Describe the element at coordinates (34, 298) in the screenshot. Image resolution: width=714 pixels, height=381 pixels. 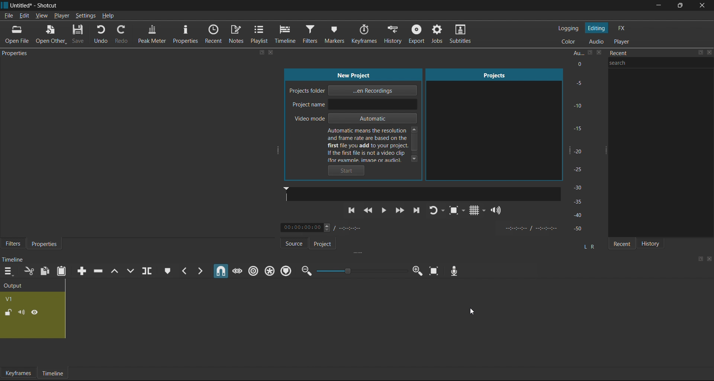
I see `Video Name` at that location.